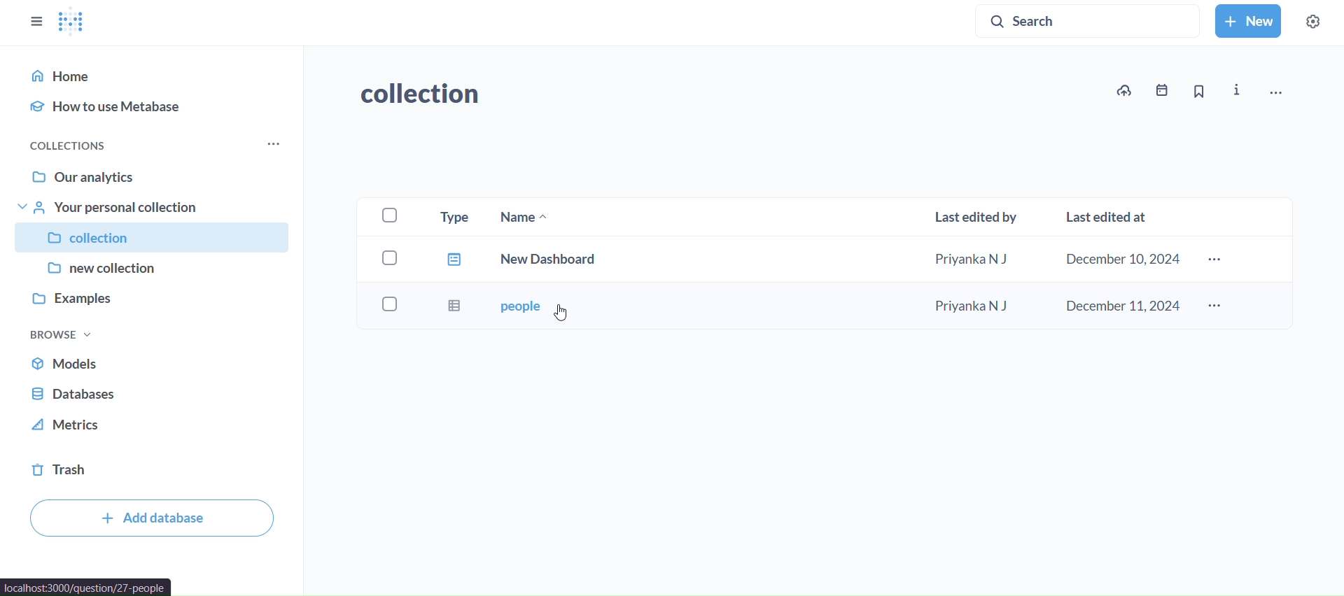 Image resolution: width=1344 pixels, height=596 pixels. What do you see at coordinates (154, 108) in the screenshot?
I see `how to use metabase` at bounding box center [154, 108].